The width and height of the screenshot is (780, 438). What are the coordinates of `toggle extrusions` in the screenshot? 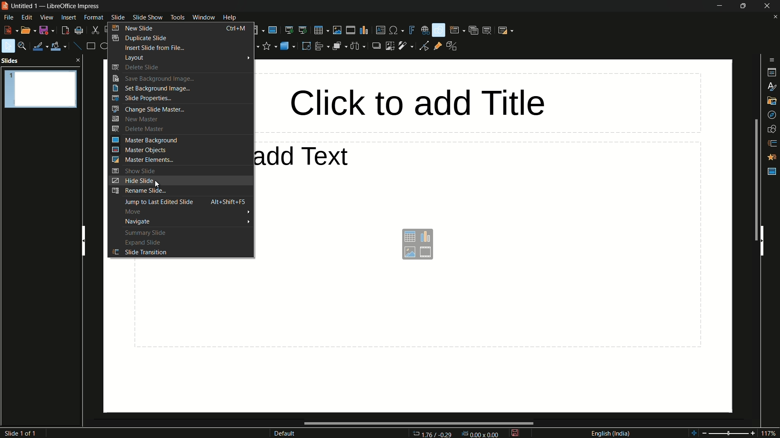 It's located at (454, 47).